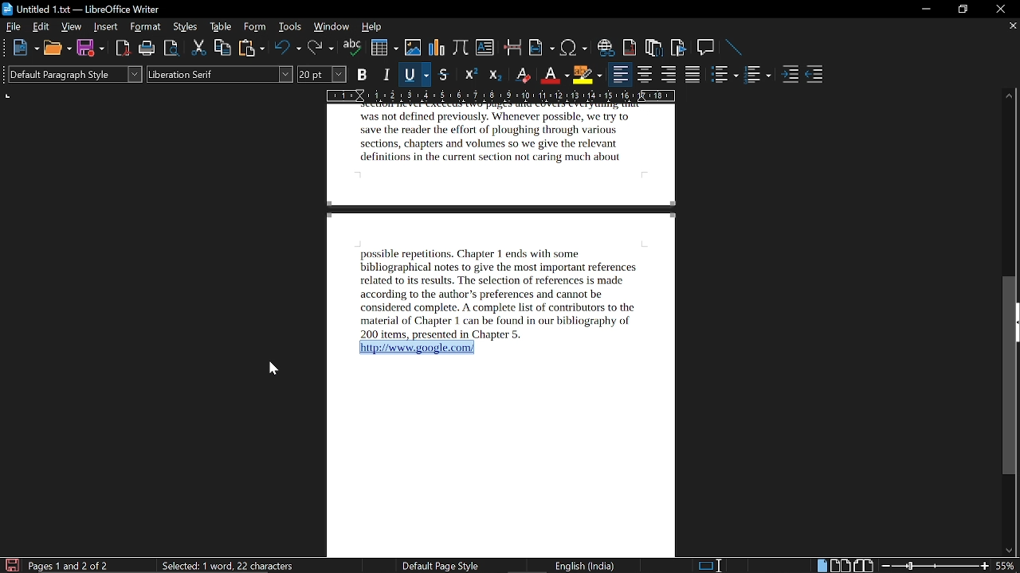 This screenshot has width=1020, height=573. I want to click on current zoom, so click(1008, 567).